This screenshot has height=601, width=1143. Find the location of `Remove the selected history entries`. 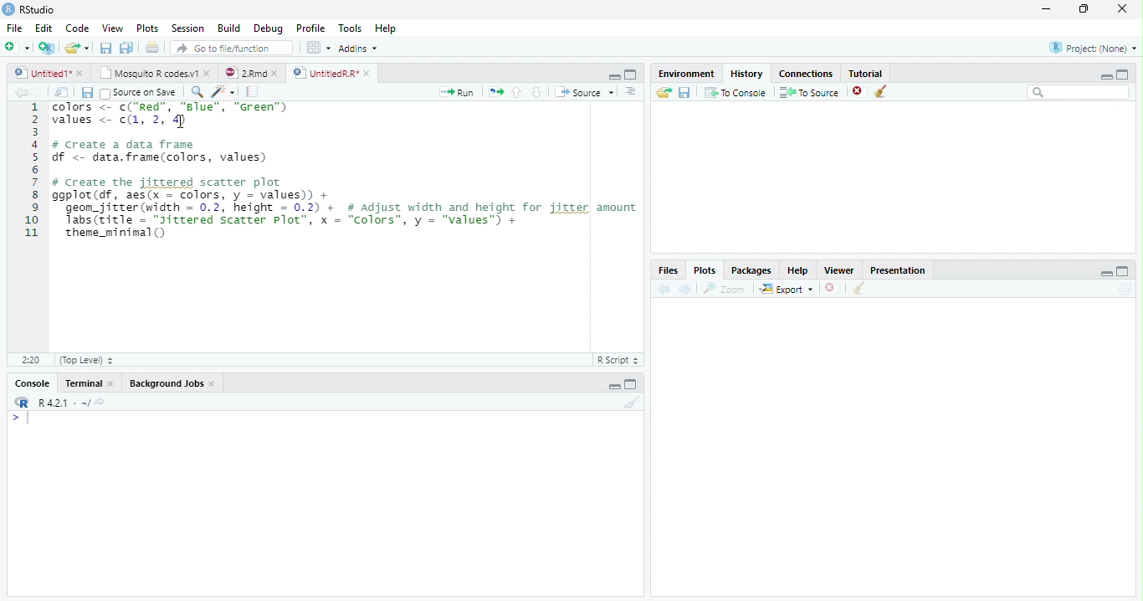

Remove the selected history entries is located at coordinates (859, 92).